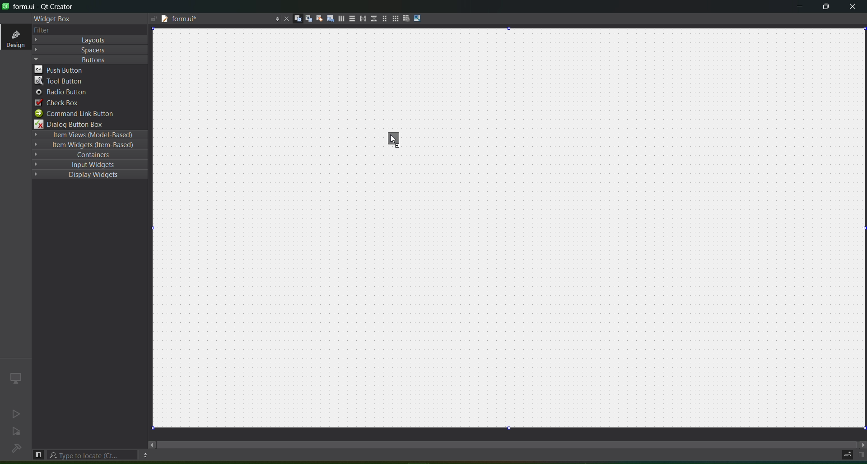 The width and height of the screenshot is (867, 464). What do you see at coordinates (825, 7) in the screenshot?
I see `maximize` at bounding box center [825, 7].